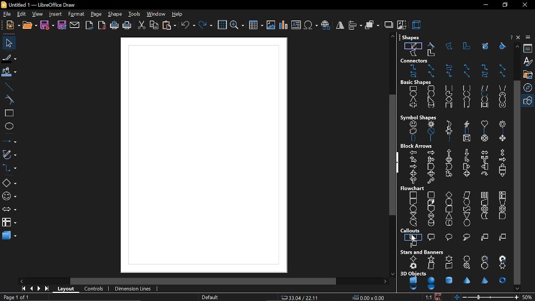  What do you see at coordinates (511, 37) in the screenshot?
I see `help` at bounding box center [511, 37].